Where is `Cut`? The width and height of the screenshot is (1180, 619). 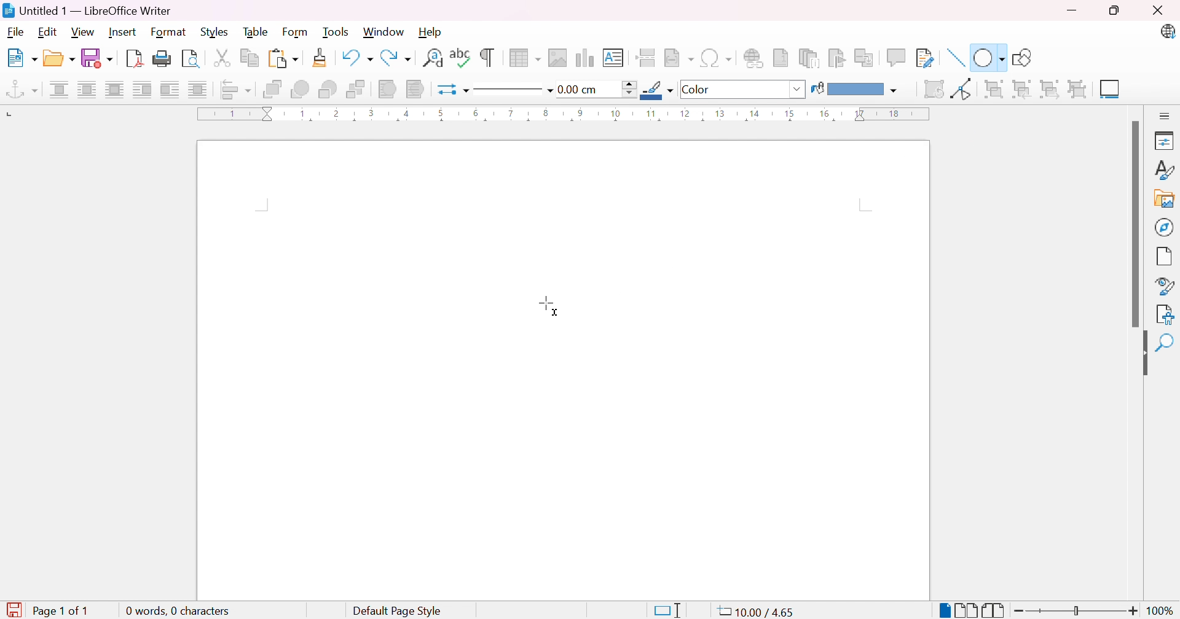
Cut is located at coordinates (222, 58).